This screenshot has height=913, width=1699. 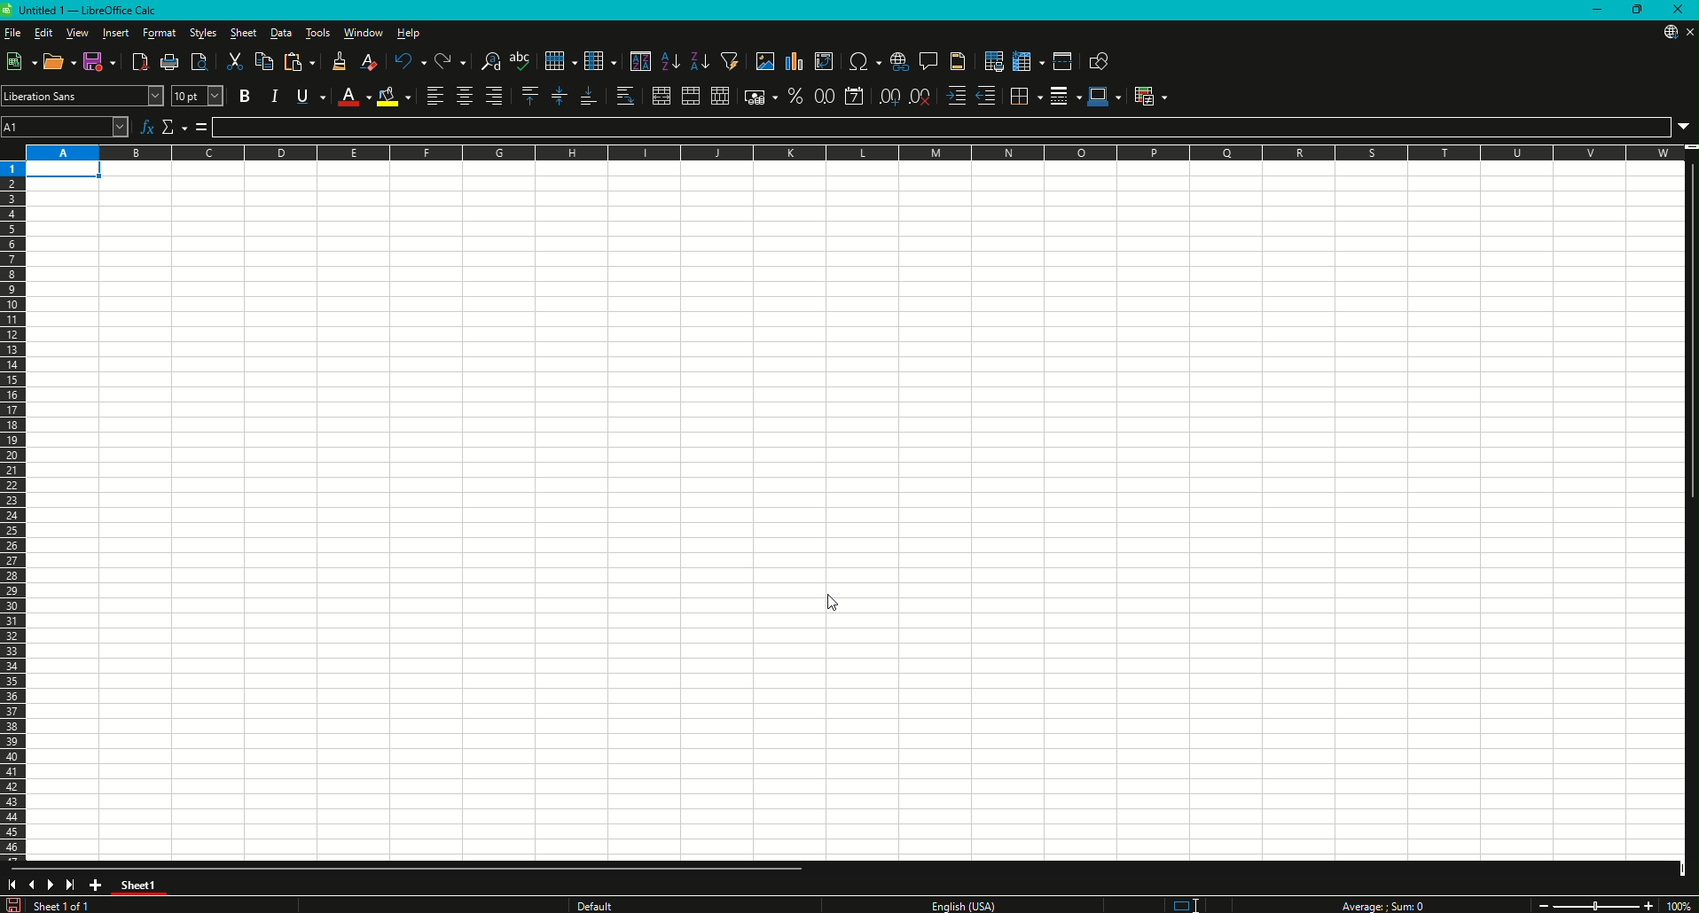 What do you see at coordinates (1670, 32) in the screenshot?
I see `Download from web` at bounding box center [1670, 32].